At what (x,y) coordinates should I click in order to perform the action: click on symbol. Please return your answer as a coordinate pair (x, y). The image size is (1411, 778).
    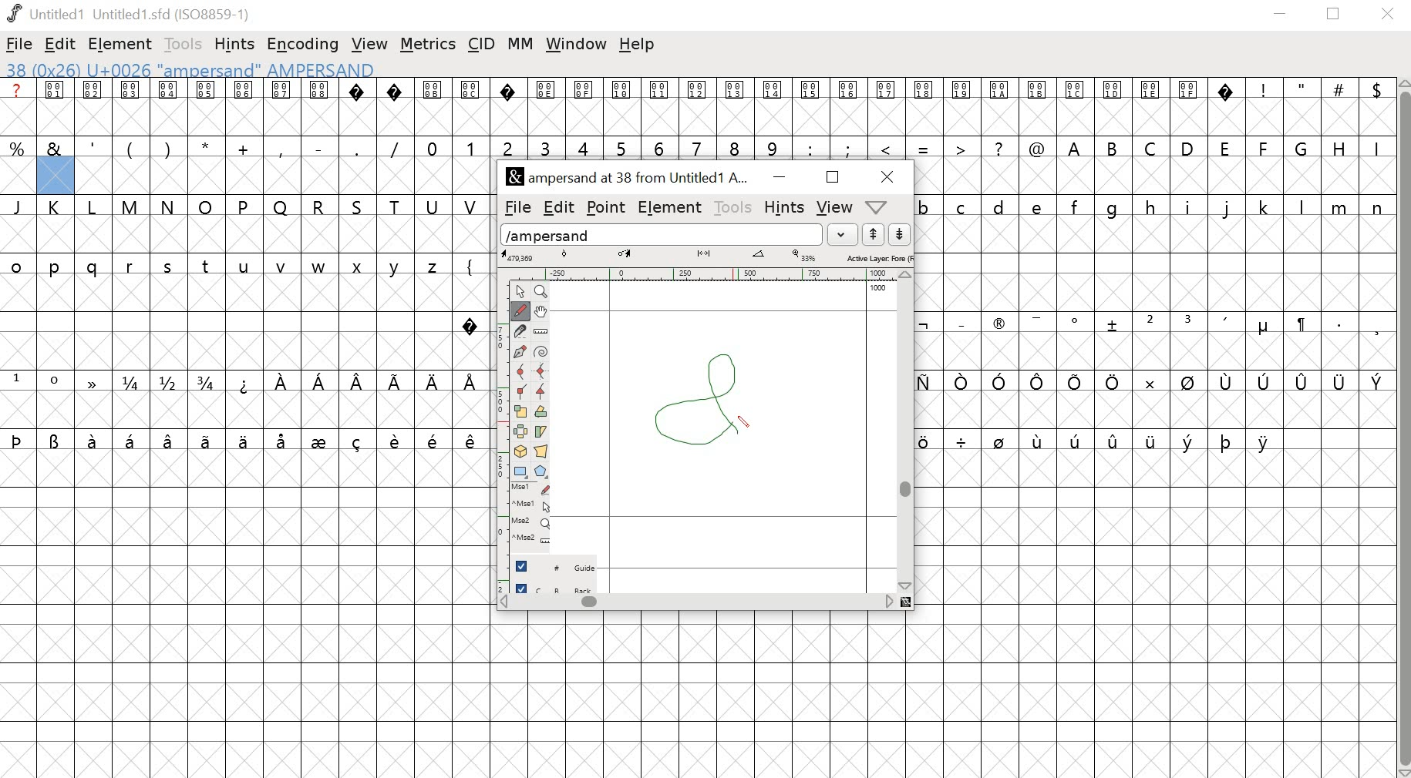
    Looking at the image, I should click on (962, 382).